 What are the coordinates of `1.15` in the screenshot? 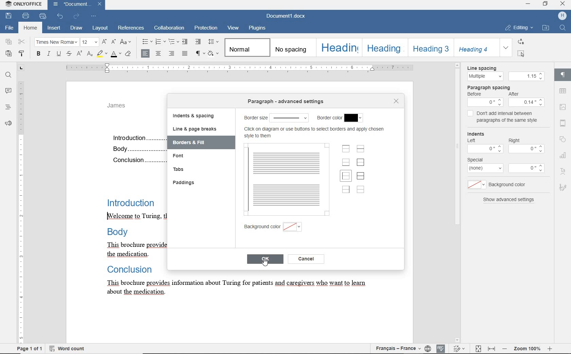 It's located at (526, 76).